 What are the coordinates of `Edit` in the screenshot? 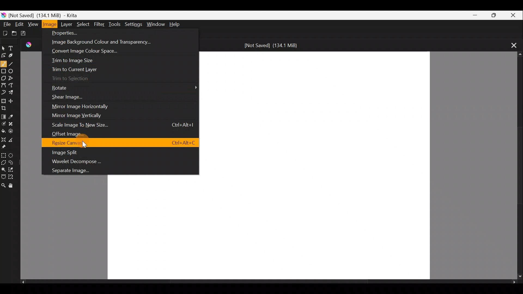 It's located at (20, 24).